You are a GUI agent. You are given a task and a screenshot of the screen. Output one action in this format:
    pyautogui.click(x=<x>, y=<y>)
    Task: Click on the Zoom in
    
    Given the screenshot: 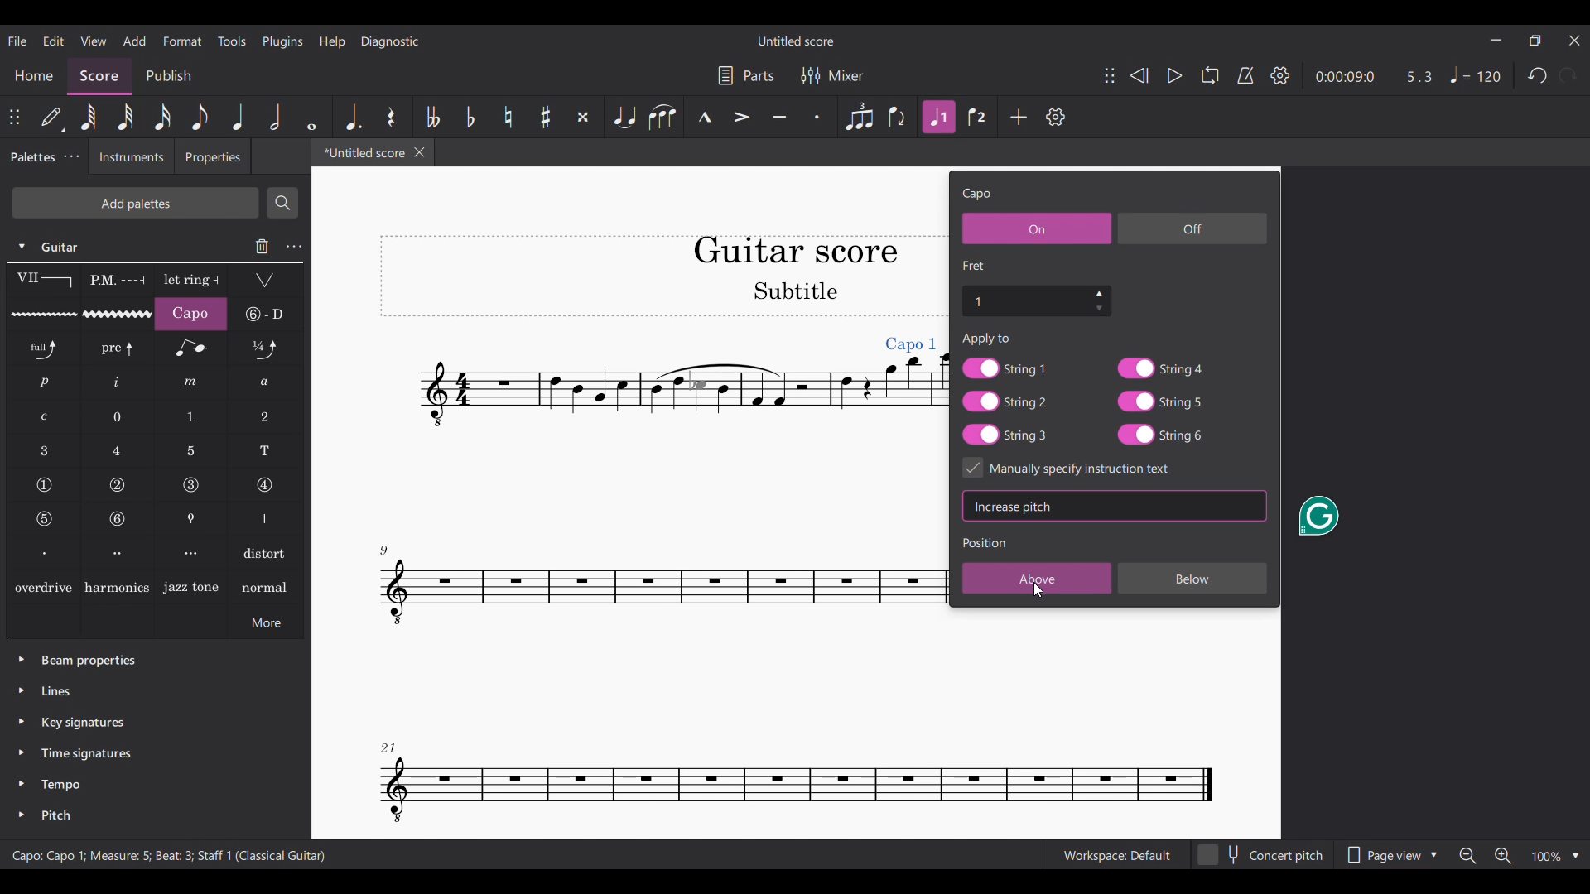 What is the action you would take?
    pyautogui.click(x=1503, y=856)
    